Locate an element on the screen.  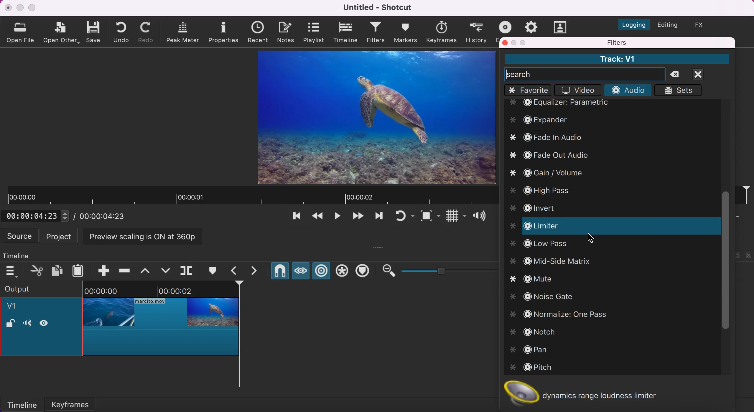
keyframes is located at coordinates (78, 403).